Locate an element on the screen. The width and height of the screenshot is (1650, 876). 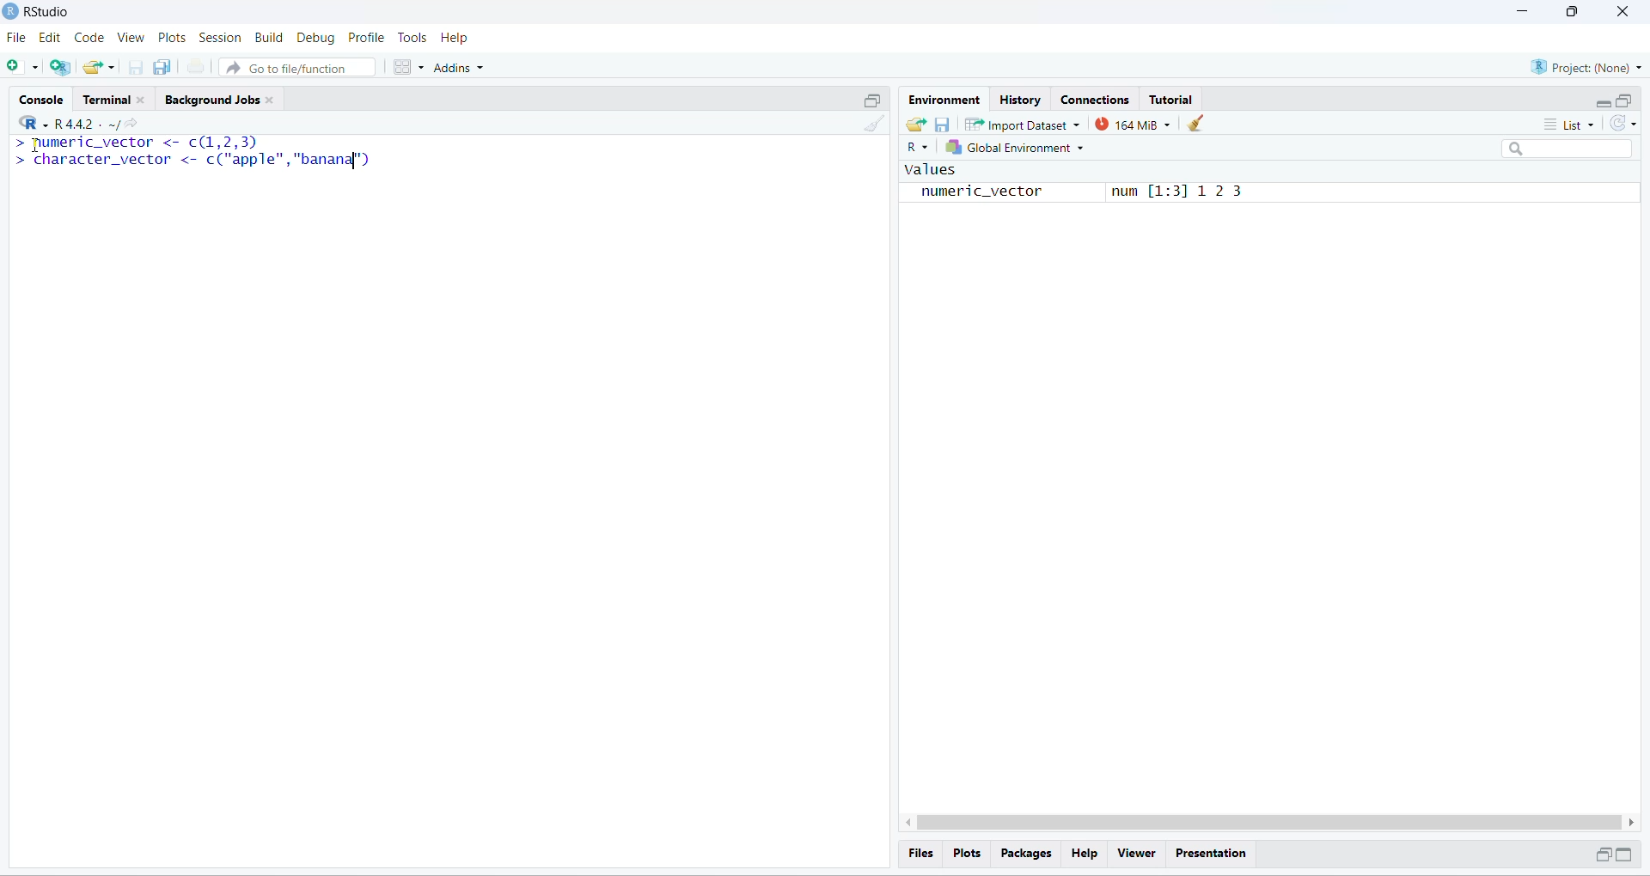
Console is located at coordinates (40, 97).